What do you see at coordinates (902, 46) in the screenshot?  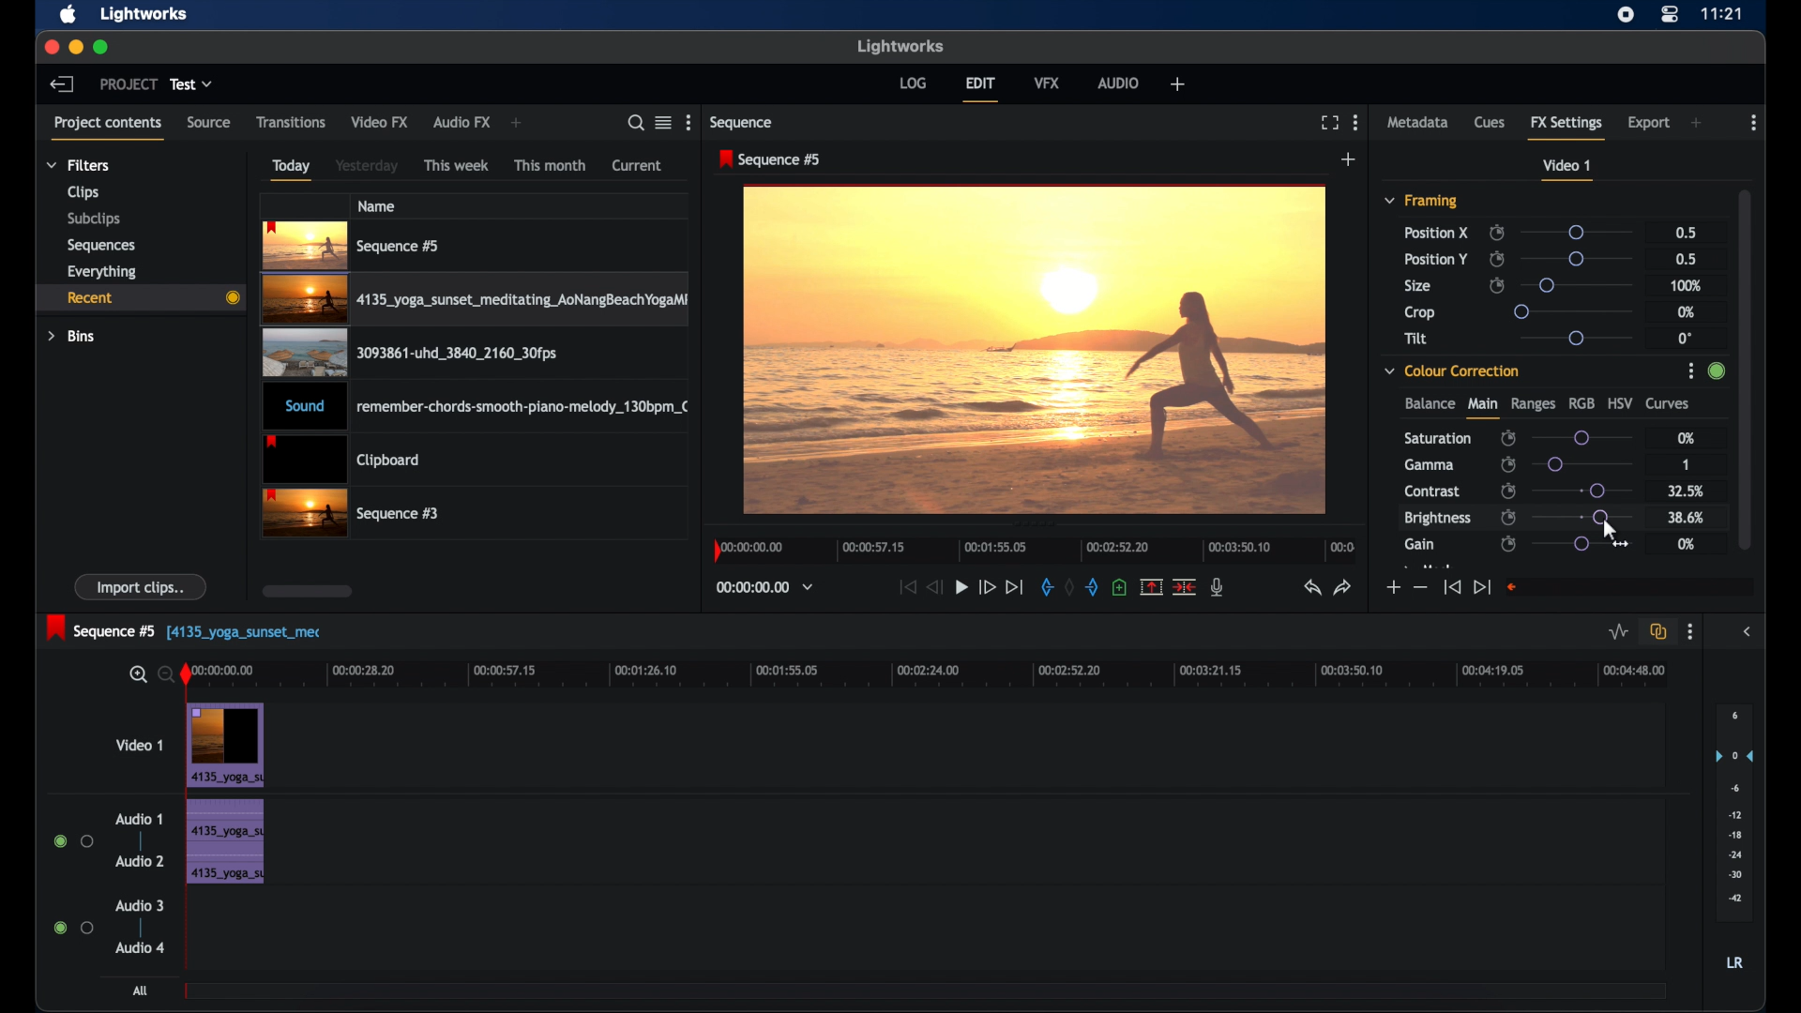 I see `lightworks` at bounding box center [902, 46].